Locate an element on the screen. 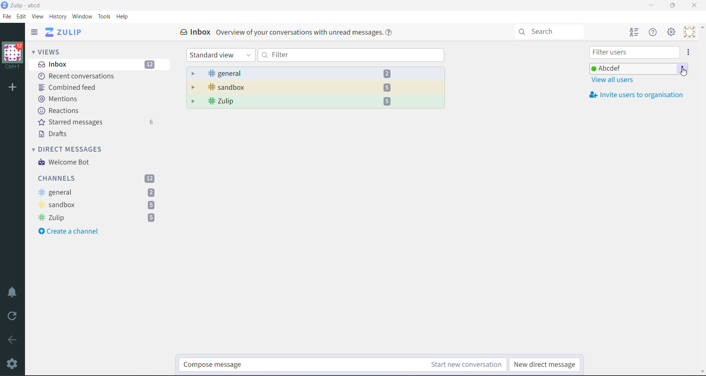 The height and width of the screenshot is (376, 706). Close is located at coordinates (694, 6).